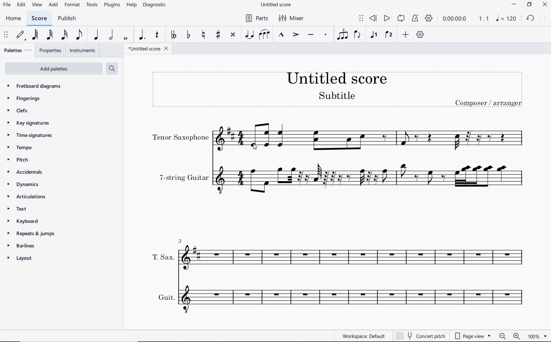 The width and height of the screenshot is (551, 342). I want to click on TIE, so click(249, 35).